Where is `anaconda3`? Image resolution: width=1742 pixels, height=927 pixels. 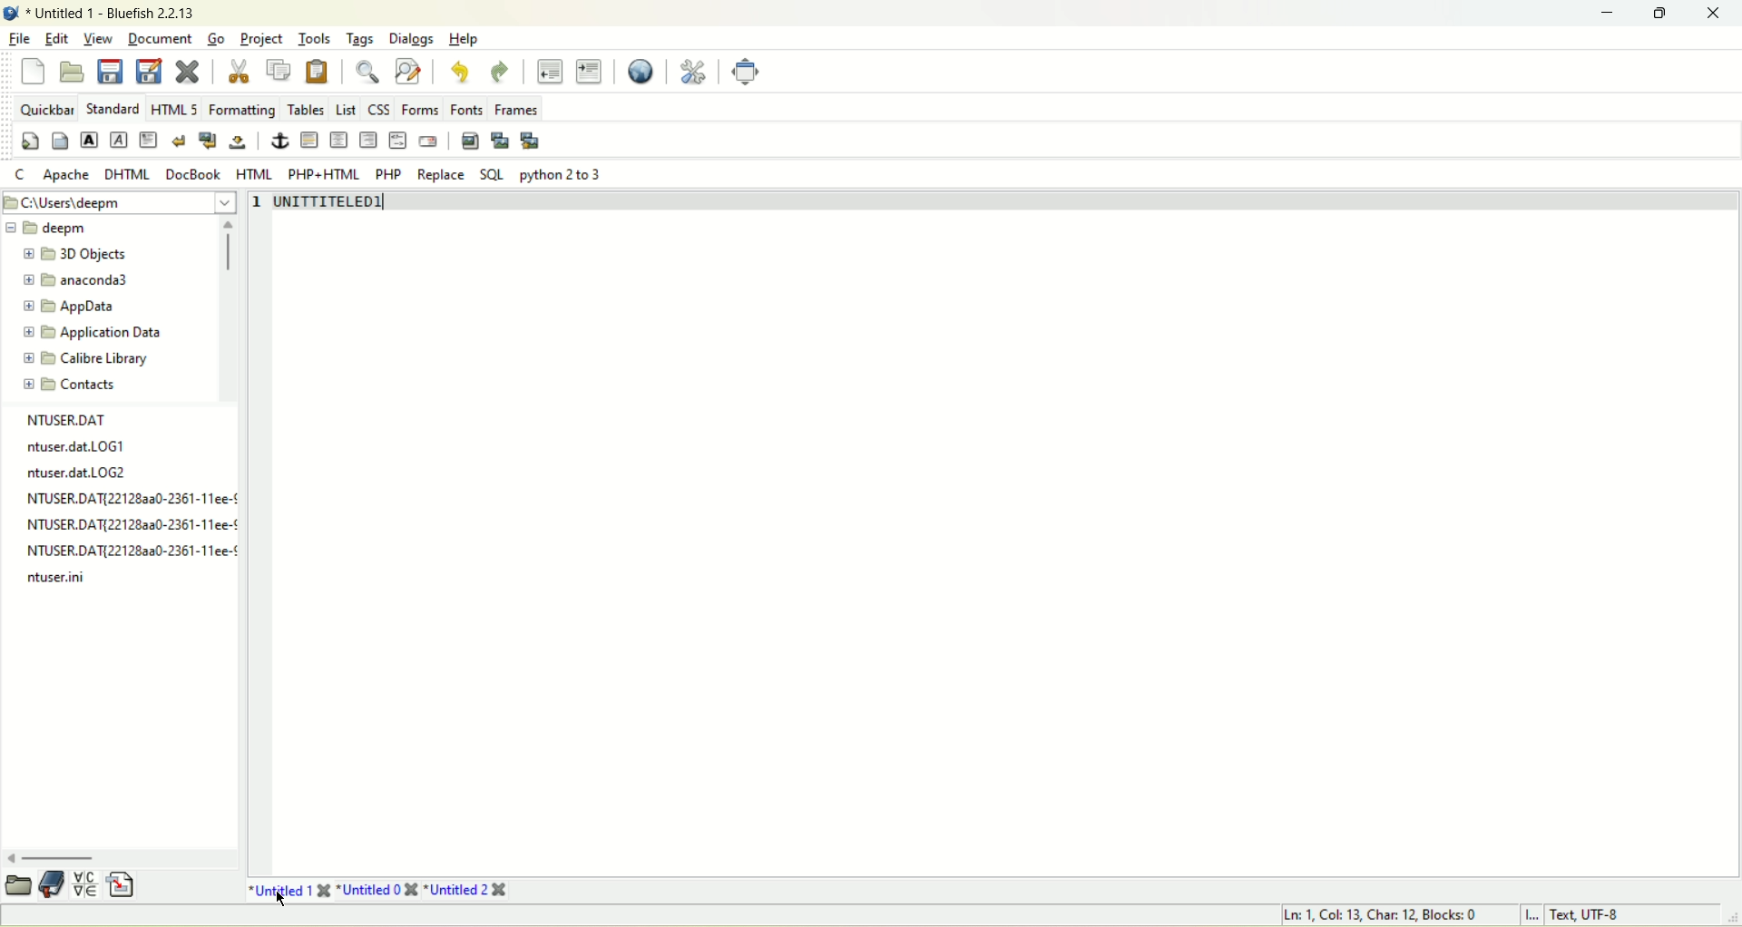 anaconda3 is located at coordinates (75, 278).